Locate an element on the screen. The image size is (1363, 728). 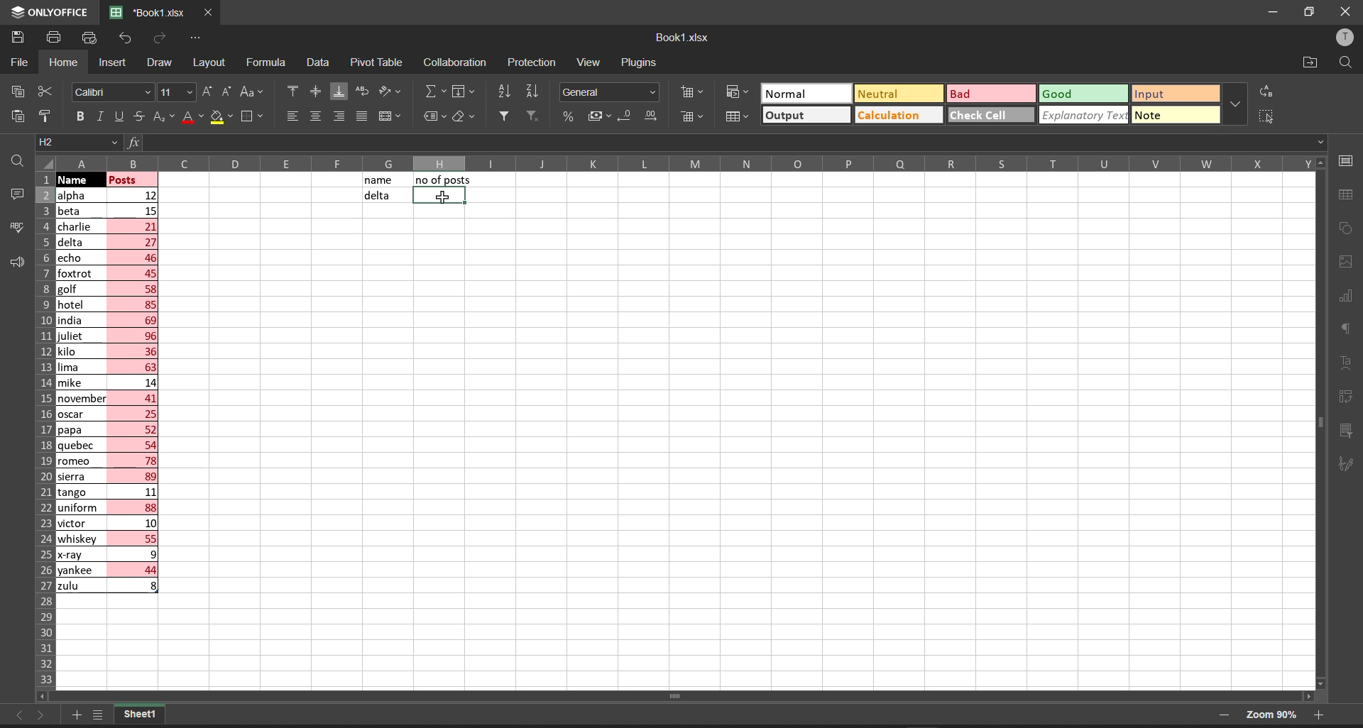
zoom in is located at coordinates (1321, 717).